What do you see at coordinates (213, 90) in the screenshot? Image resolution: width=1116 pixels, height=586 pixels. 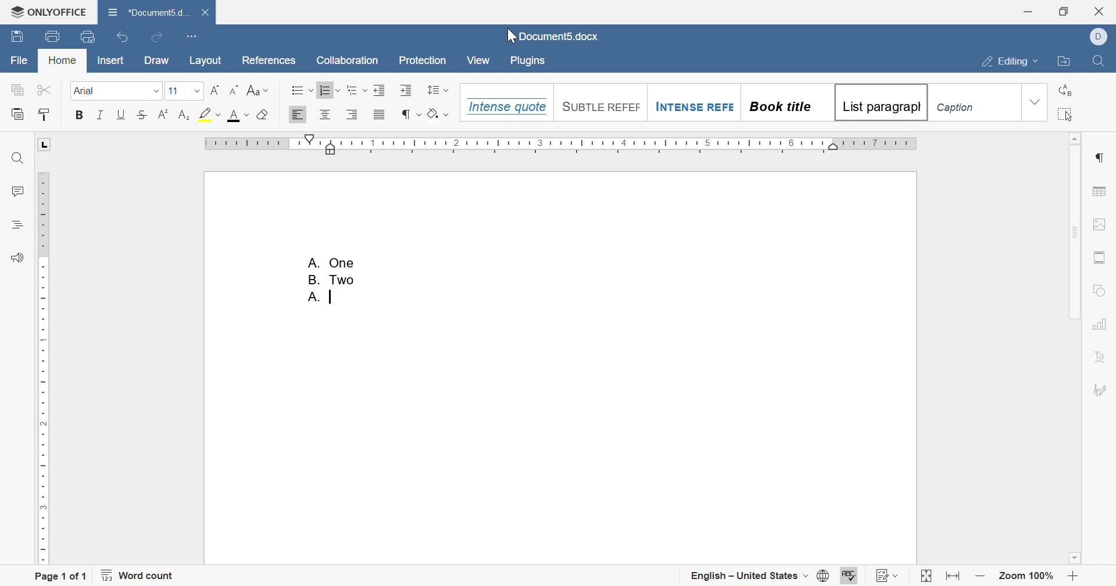 I see `Increment font size` at bounding box center [213, 90].